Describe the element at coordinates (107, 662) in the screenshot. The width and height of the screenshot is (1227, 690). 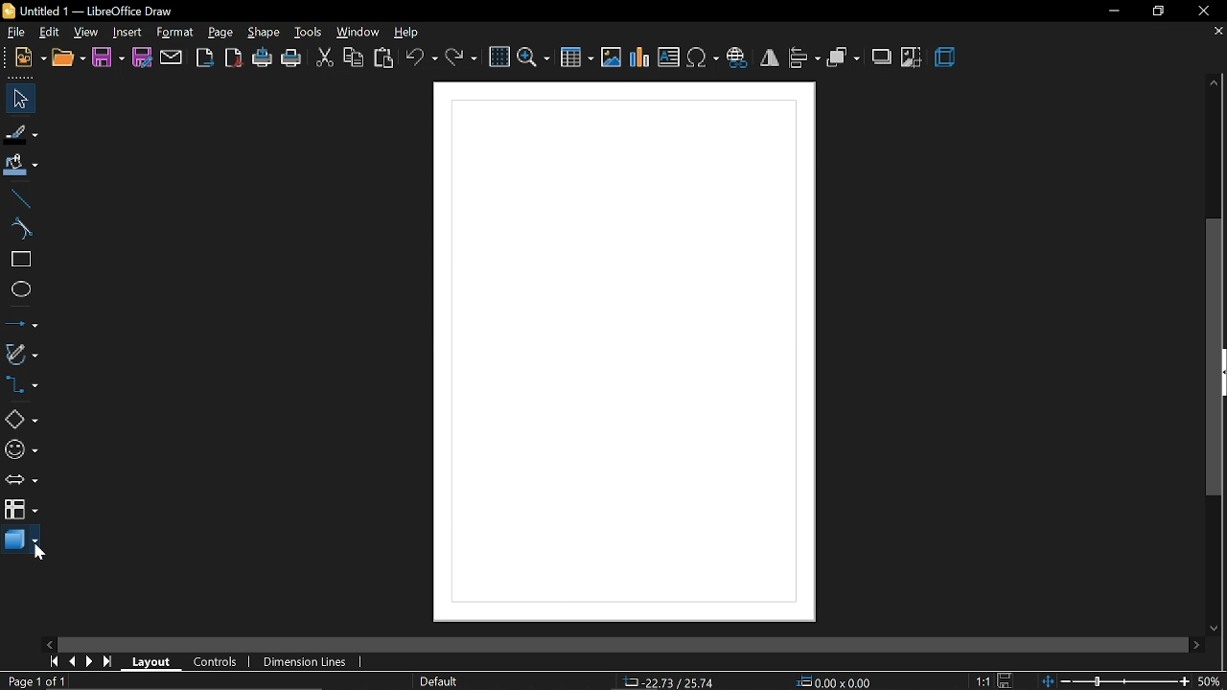
I see `go to last page` at that location.